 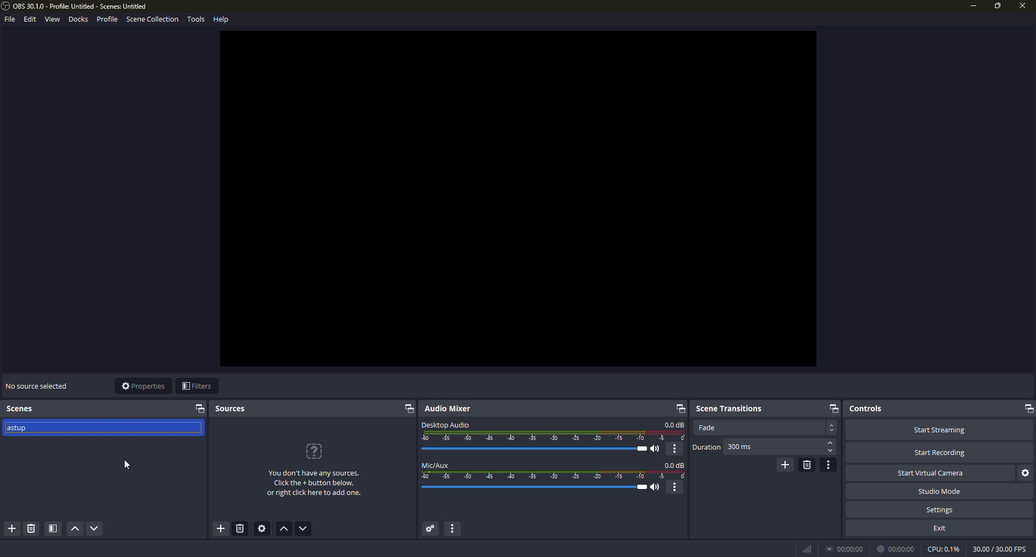 I want to click on move source up, so click(x=285, y=529).